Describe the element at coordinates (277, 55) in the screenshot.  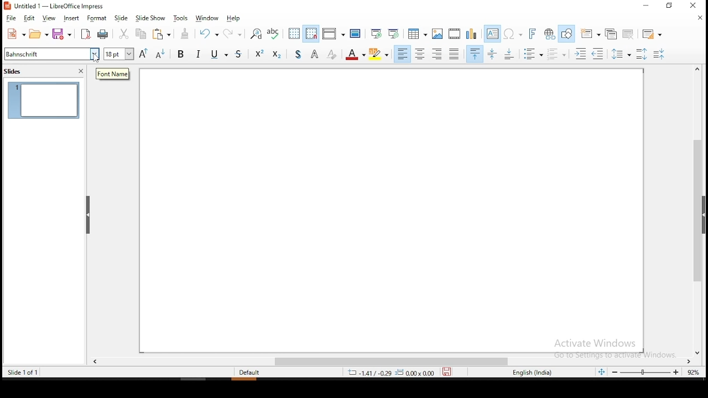
I see `subscript` at that location.